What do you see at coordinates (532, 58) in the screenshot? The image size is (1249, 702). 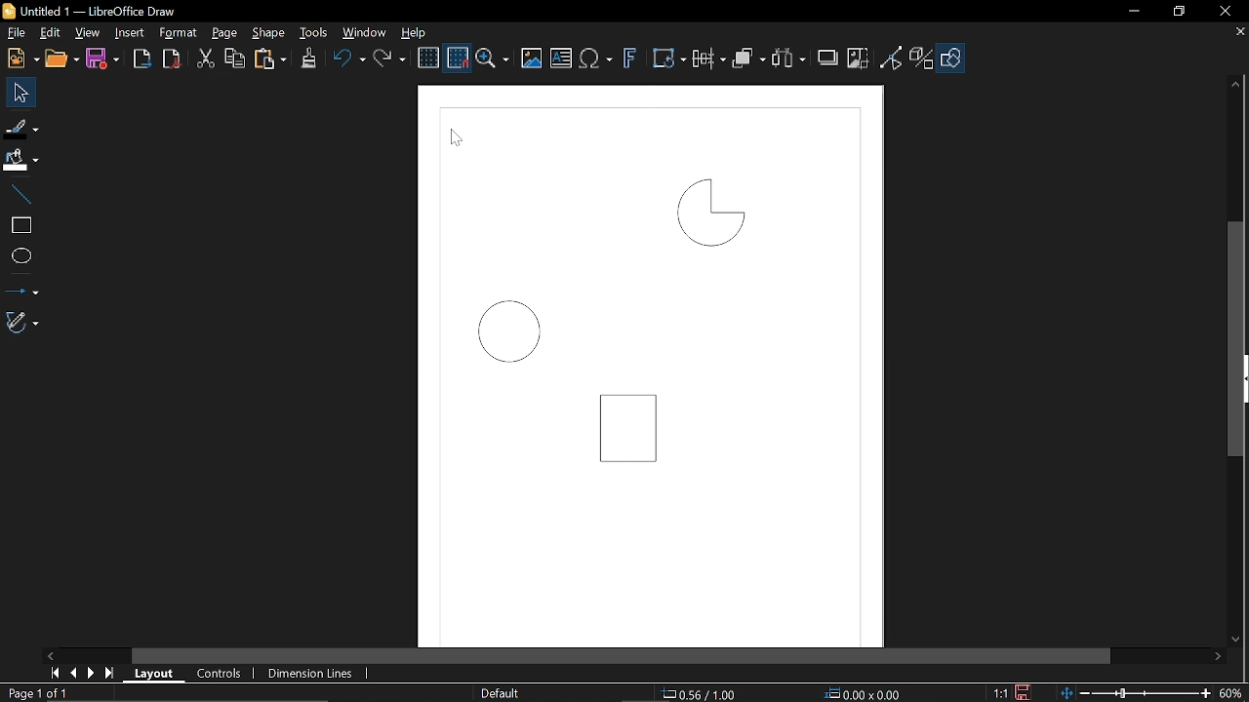 I see `Insert image` at bounding box center [532, 58].